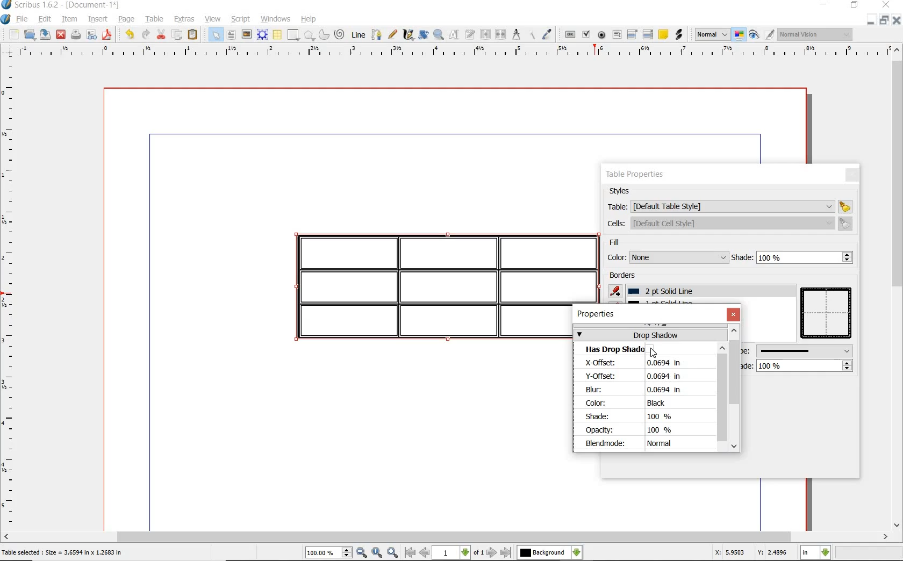 This screenshot has height=561, width=903. What do you see at coordinates (454, 35) in the screenshot?
I see `edit content of frame` at bounding box center [454, 35].